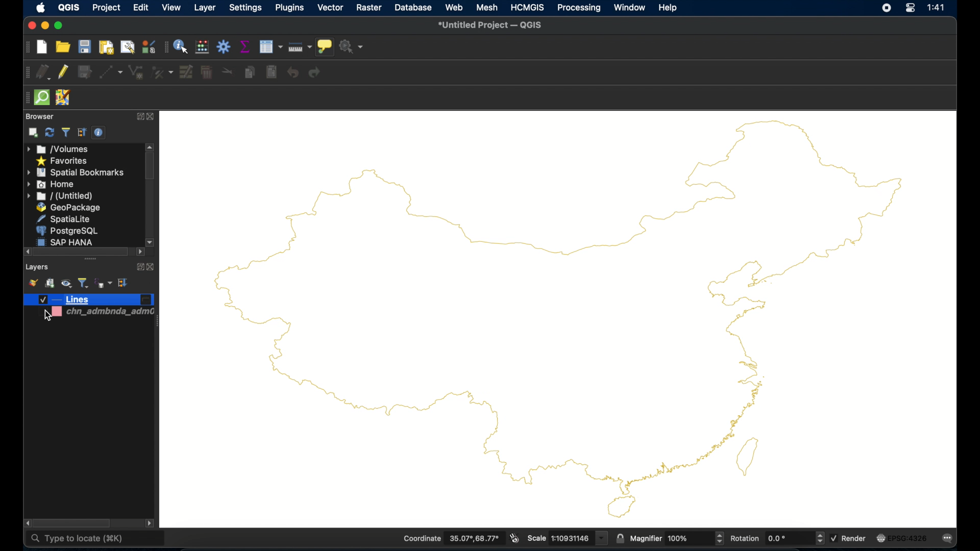  I want to click on settings, so click(246, 9).